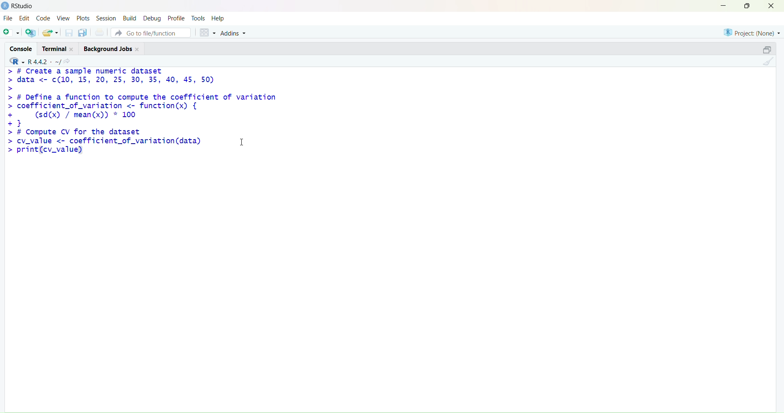 This screenshot has width=784, height=413. I want to click on plots, so click(83, 18).